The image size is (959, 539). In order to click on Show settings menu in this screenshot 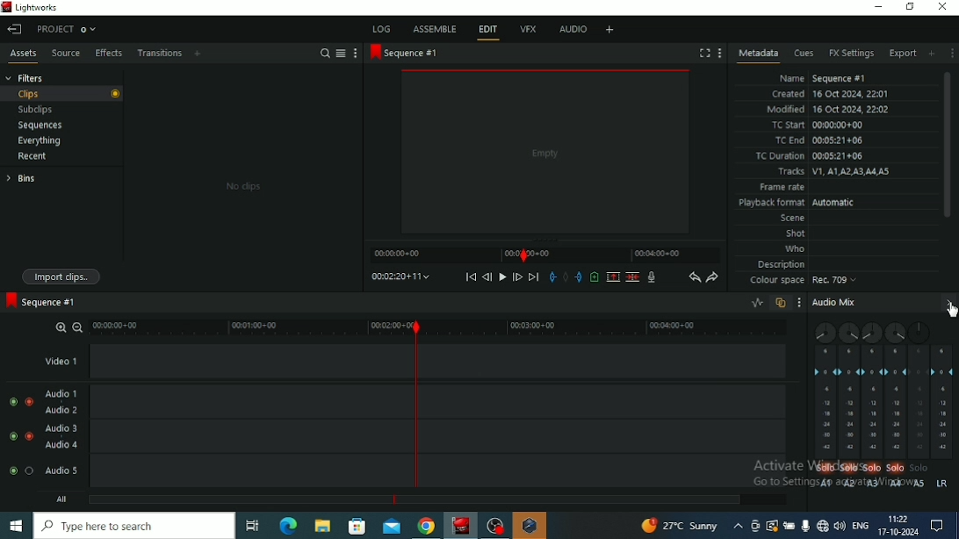, I will do `click(801, 302)`.